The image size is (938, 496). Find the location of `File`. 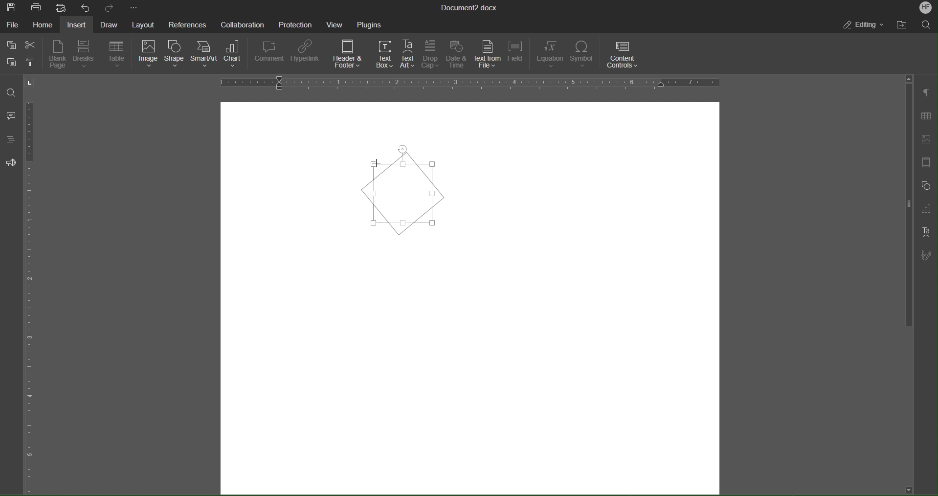

File is located at coordinates (13, 23).